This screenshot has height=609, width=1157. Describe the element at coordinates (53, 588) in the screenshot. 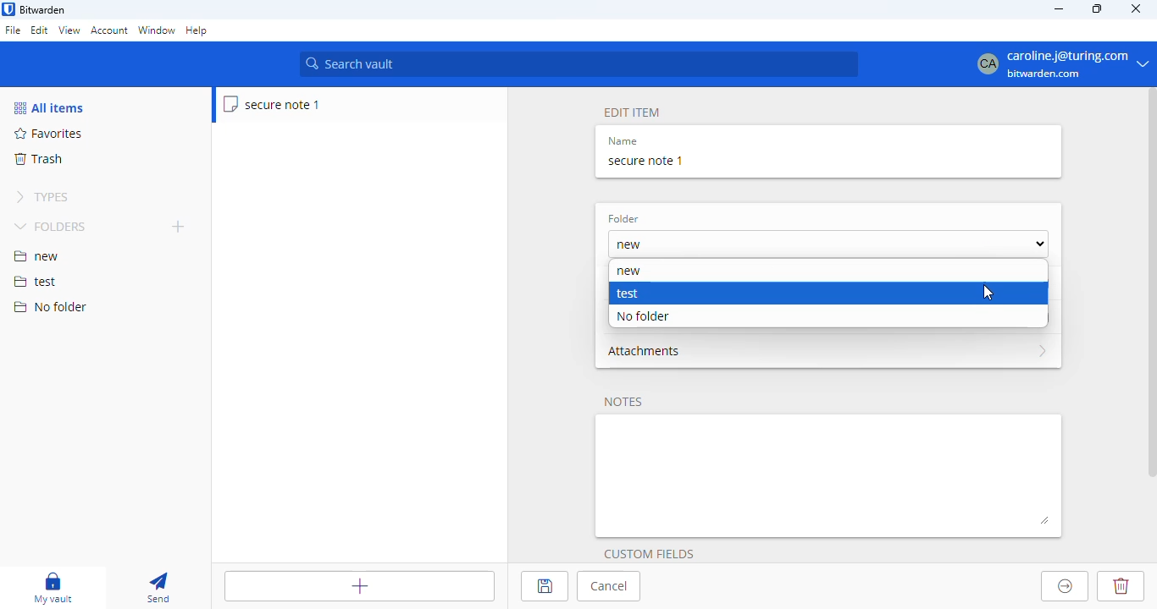

I see `my vault` at that location.